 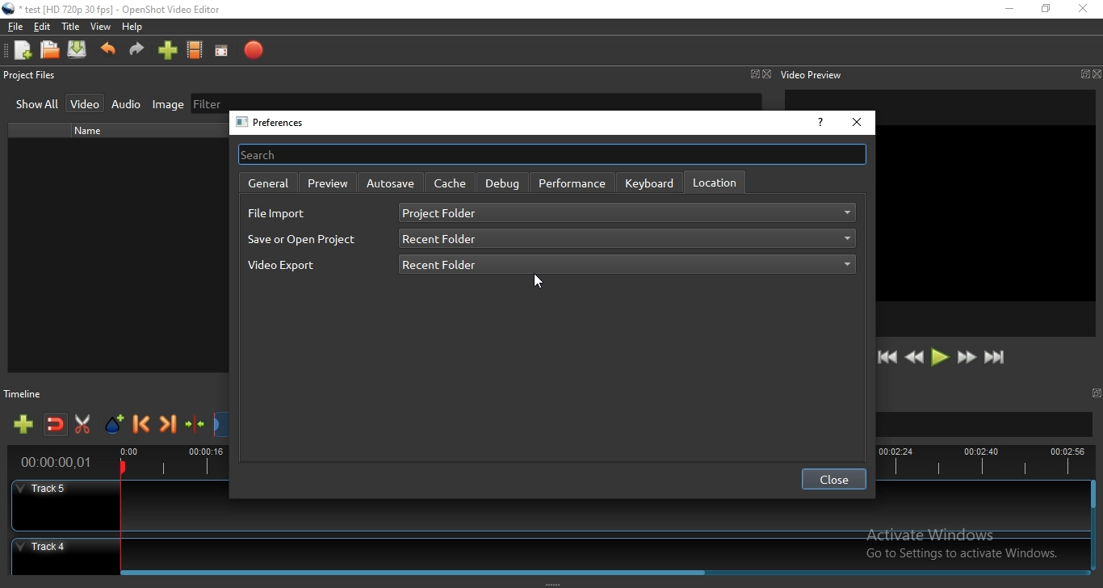 What do you see at coordinates (1093, 497) in the screenshot?
I see `vertical scroll bar` at bounding box center [1093, 497].